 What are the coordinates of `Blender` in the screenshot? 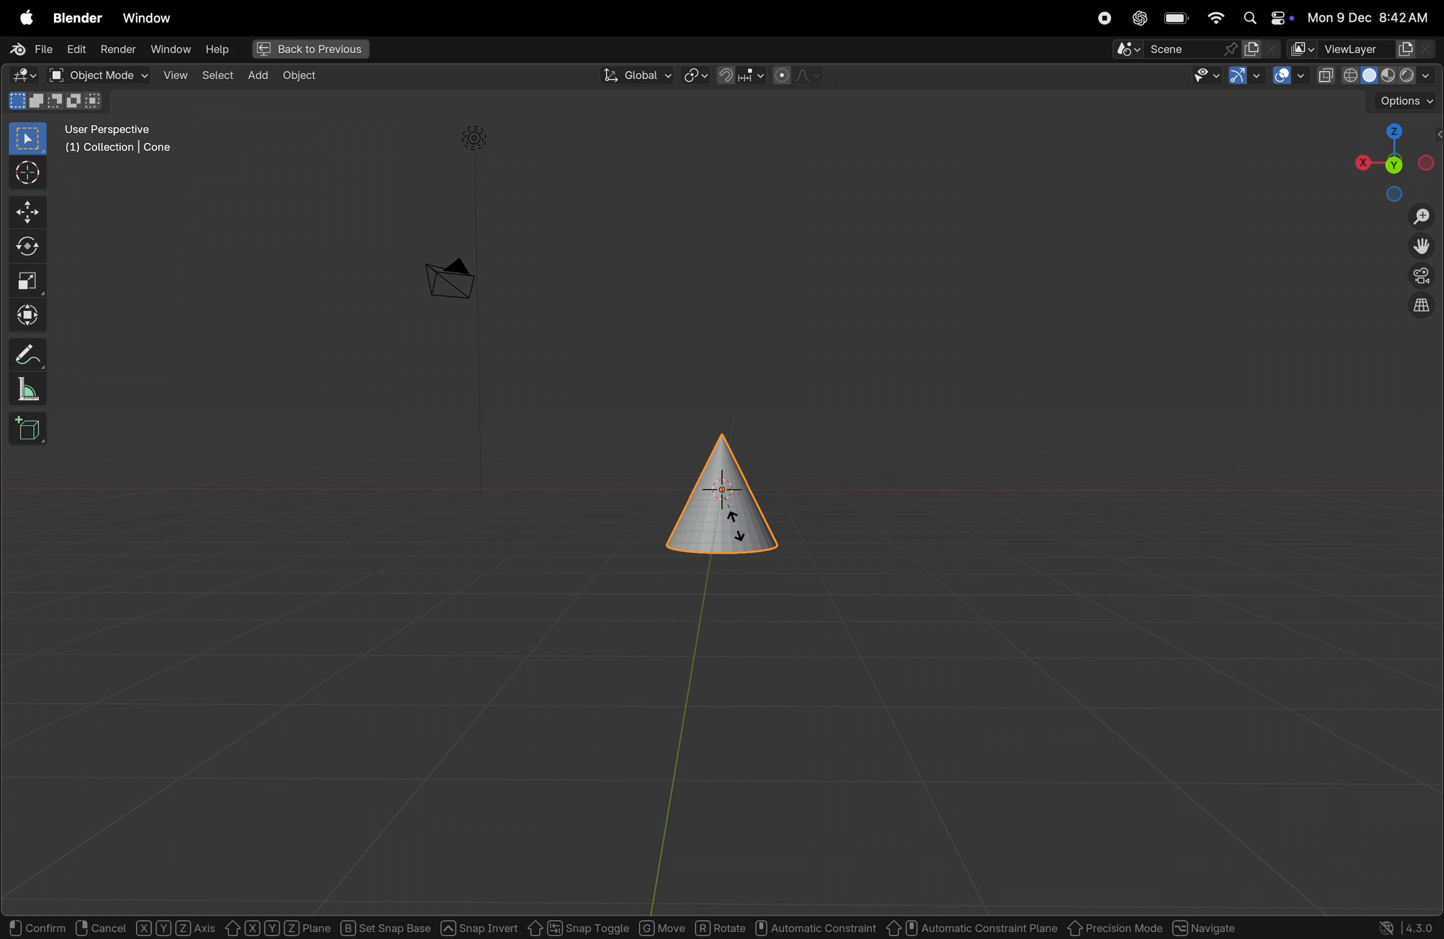 It's located at (79, 18).